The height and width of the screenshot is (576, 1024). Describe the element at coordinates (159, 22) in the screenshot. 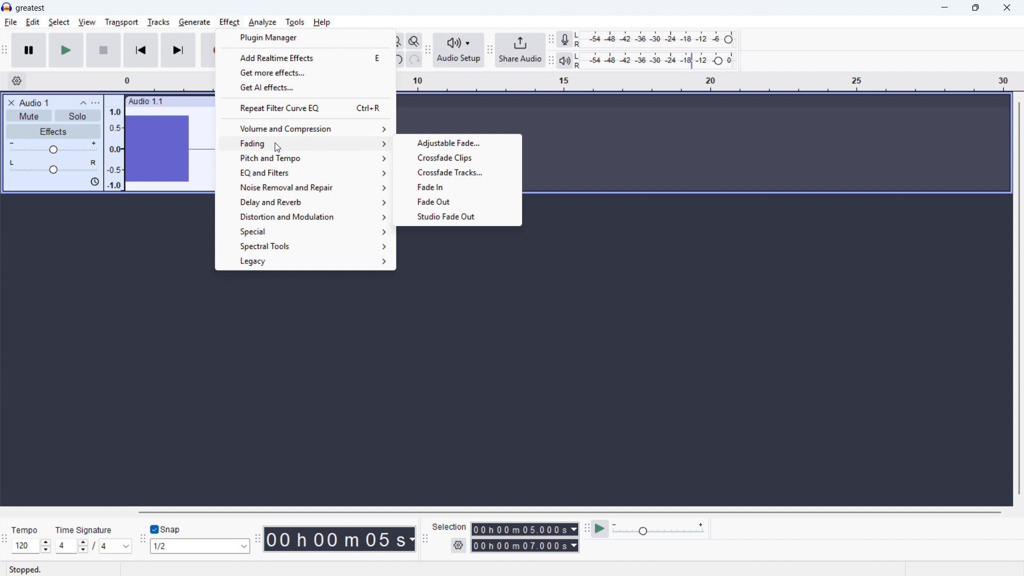

I see `tracks` at that location.